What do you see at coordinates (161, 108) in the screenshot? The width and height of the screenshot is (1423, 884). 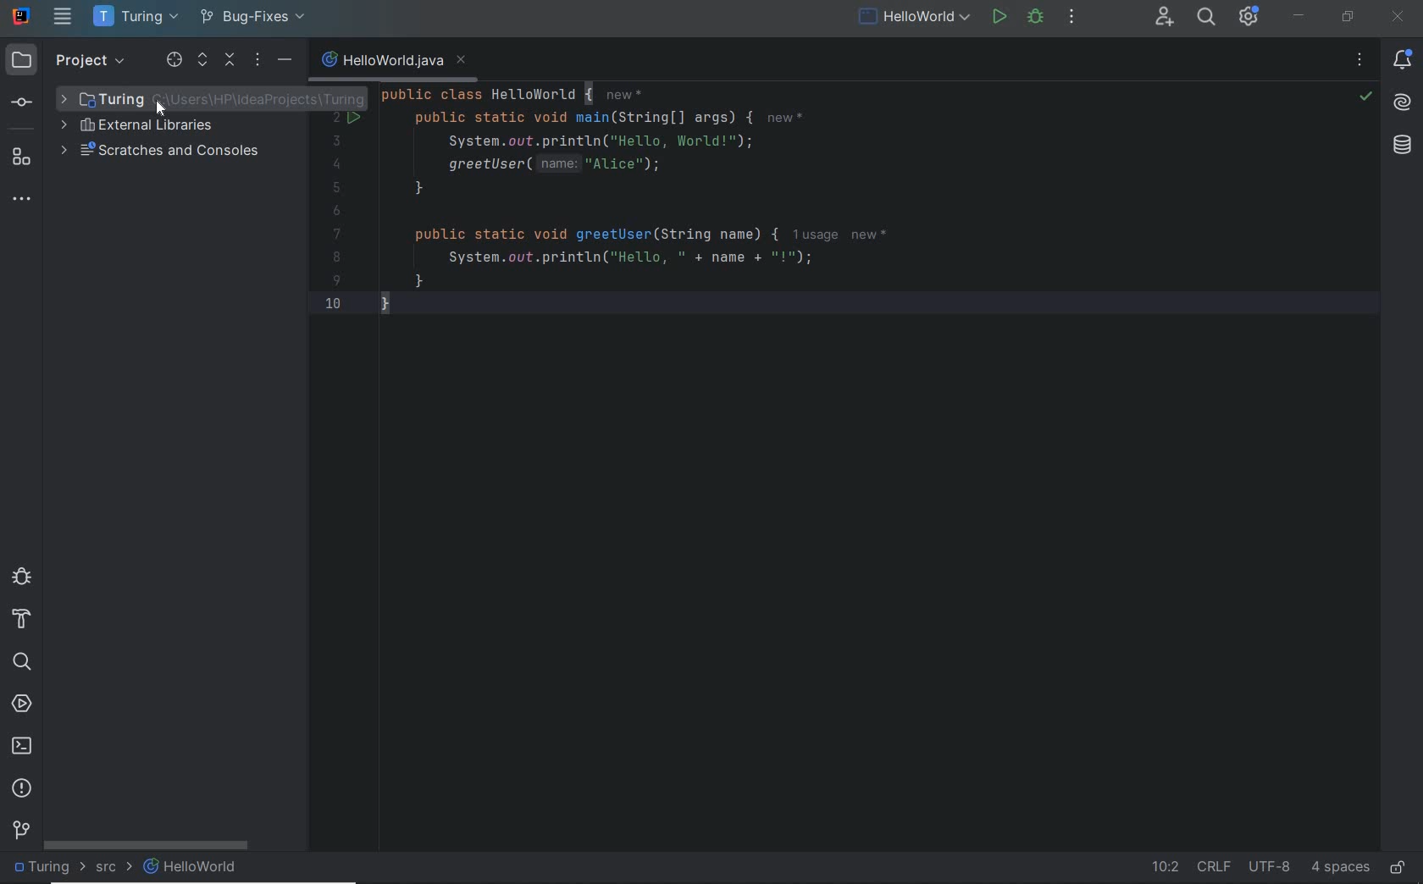 I see `cursor` at bounding box center [161, 108].